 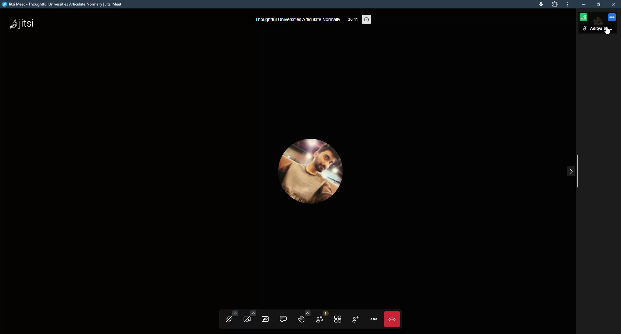 What do you see at coordinates (297, 20) in the screenshot?
I see `thoughtful universities articulate normally` at bounding box center [297, 20].